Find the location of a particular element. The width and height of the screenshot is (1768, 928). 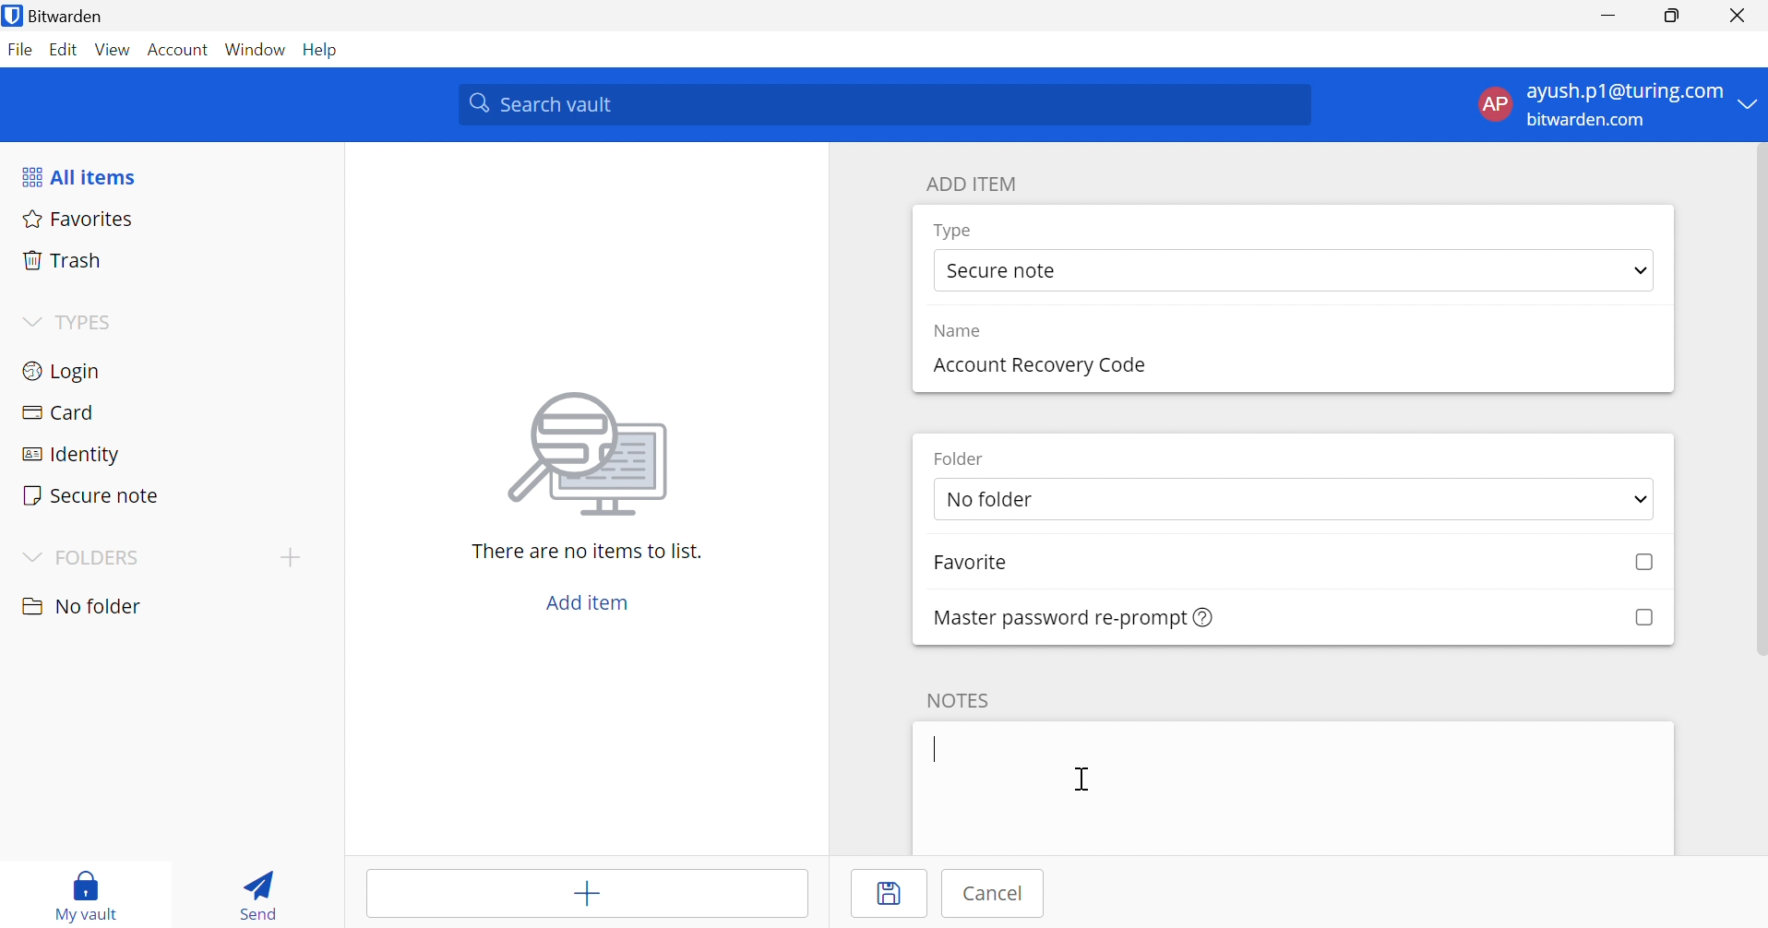

dropdown is located at coordinates (1634, 499).